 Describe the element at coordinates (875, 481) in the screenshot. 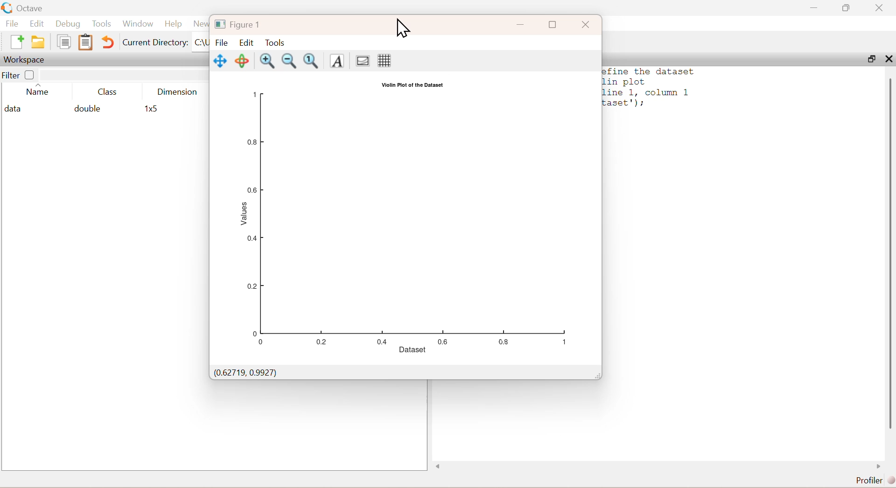

I see `Profiler` at that location.